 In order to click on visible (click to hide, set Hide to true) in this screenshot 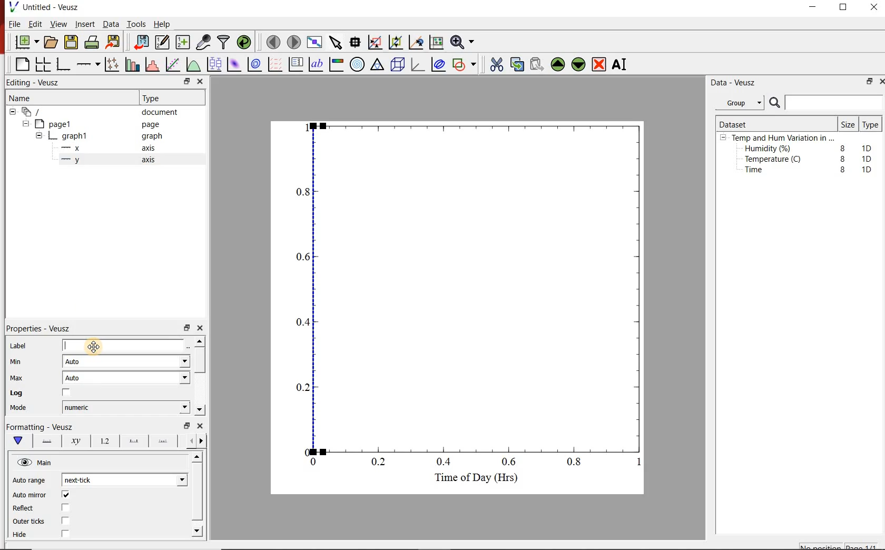, I will do `click(23, 463)`.